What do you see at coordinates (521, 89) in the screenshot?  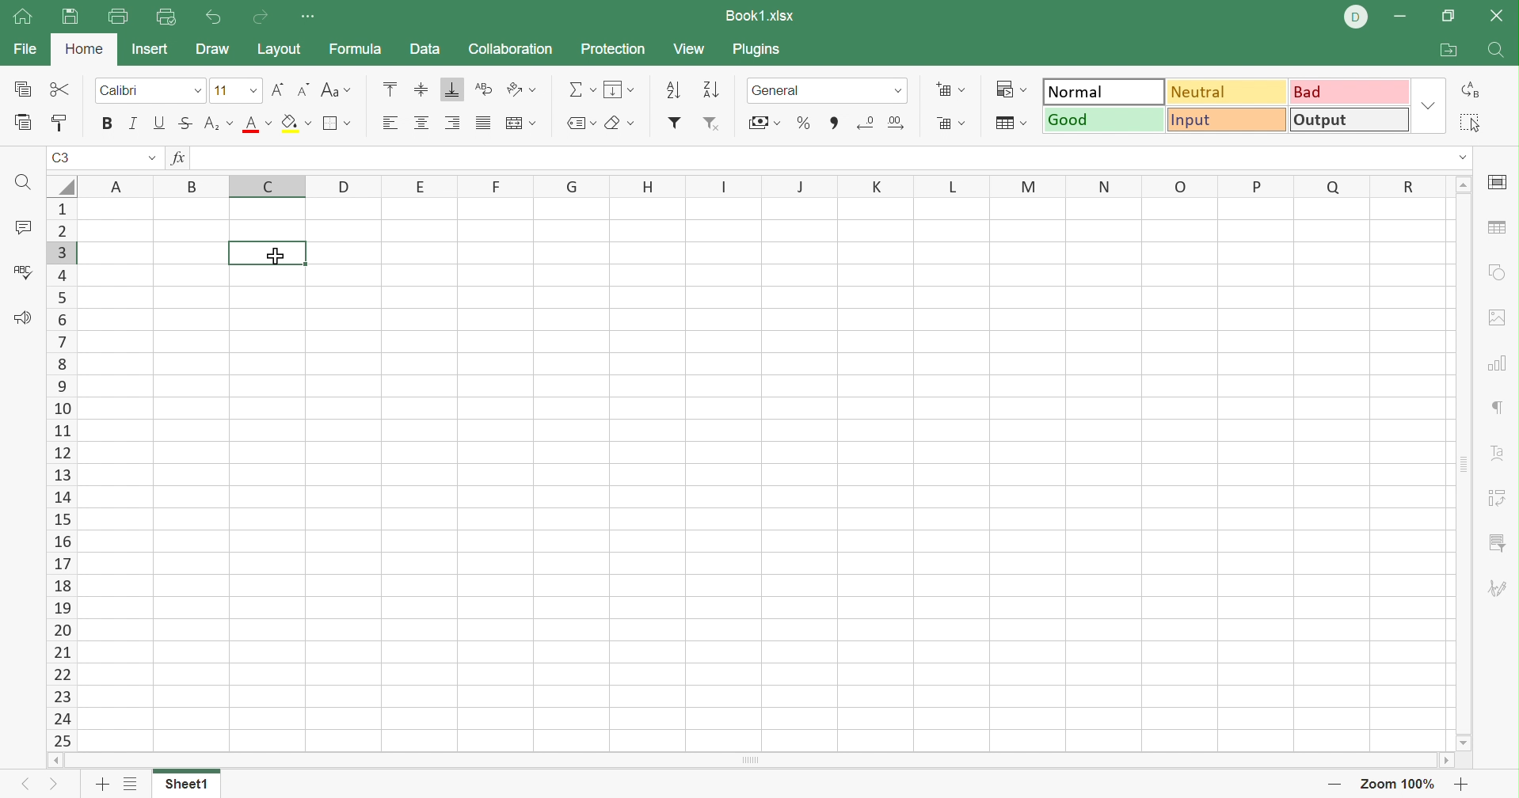 I see `Orientation` at bounding box center [521, 89].